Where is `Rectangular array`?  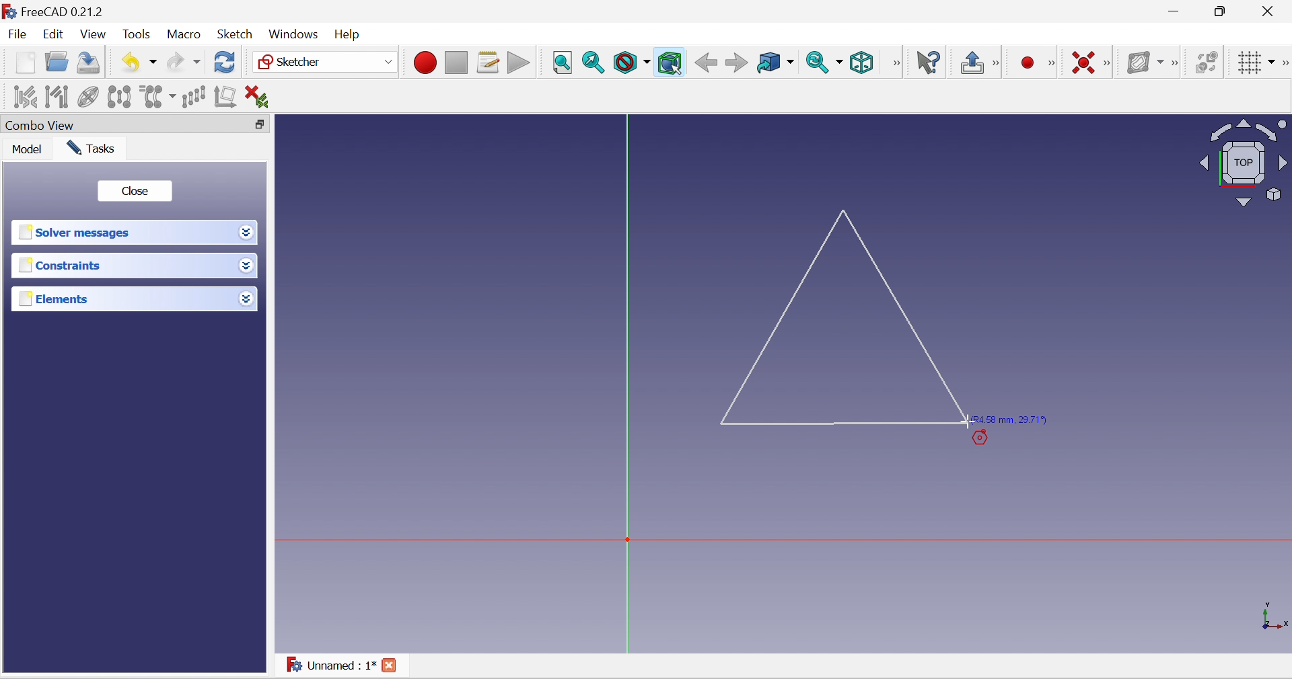 Rectangular array is located at coordinates (194, 97).